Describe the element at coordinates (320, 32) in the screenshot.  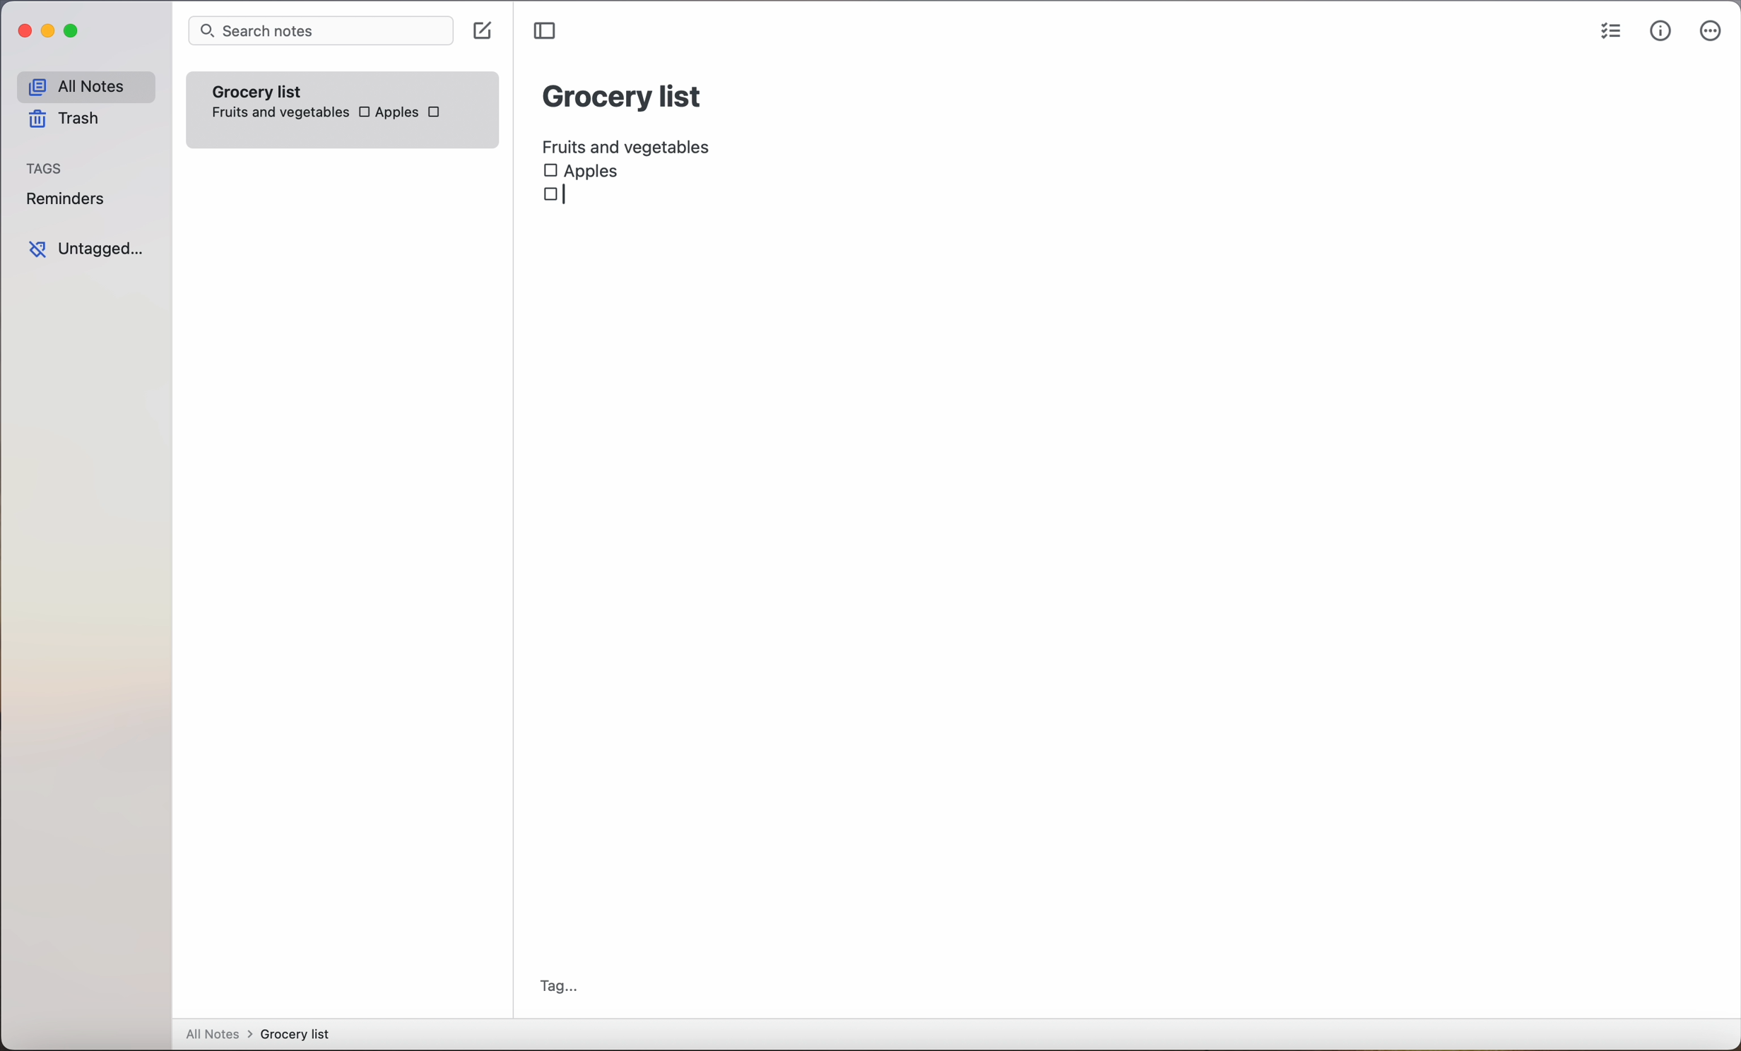
I see `search bar` at that location.